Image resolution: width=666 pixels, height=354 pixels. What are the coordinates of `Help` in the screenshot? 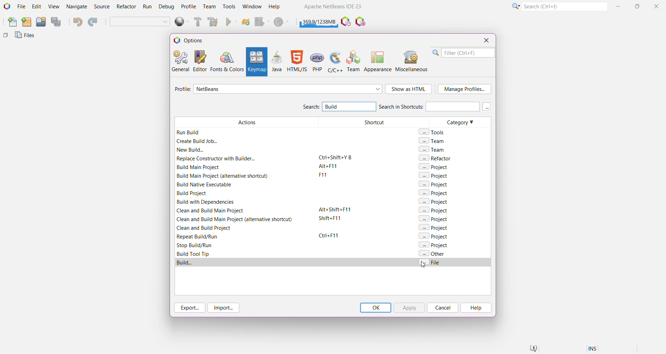 It's located at (475, 308).